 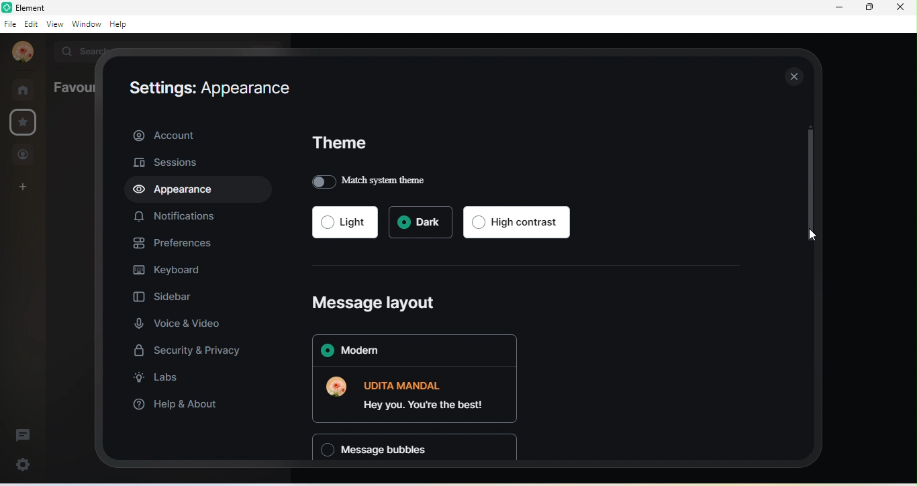 What do you see at coordinates (25, 123) in the screenshot?
I see `favourites` at bounding box center [25, 123].